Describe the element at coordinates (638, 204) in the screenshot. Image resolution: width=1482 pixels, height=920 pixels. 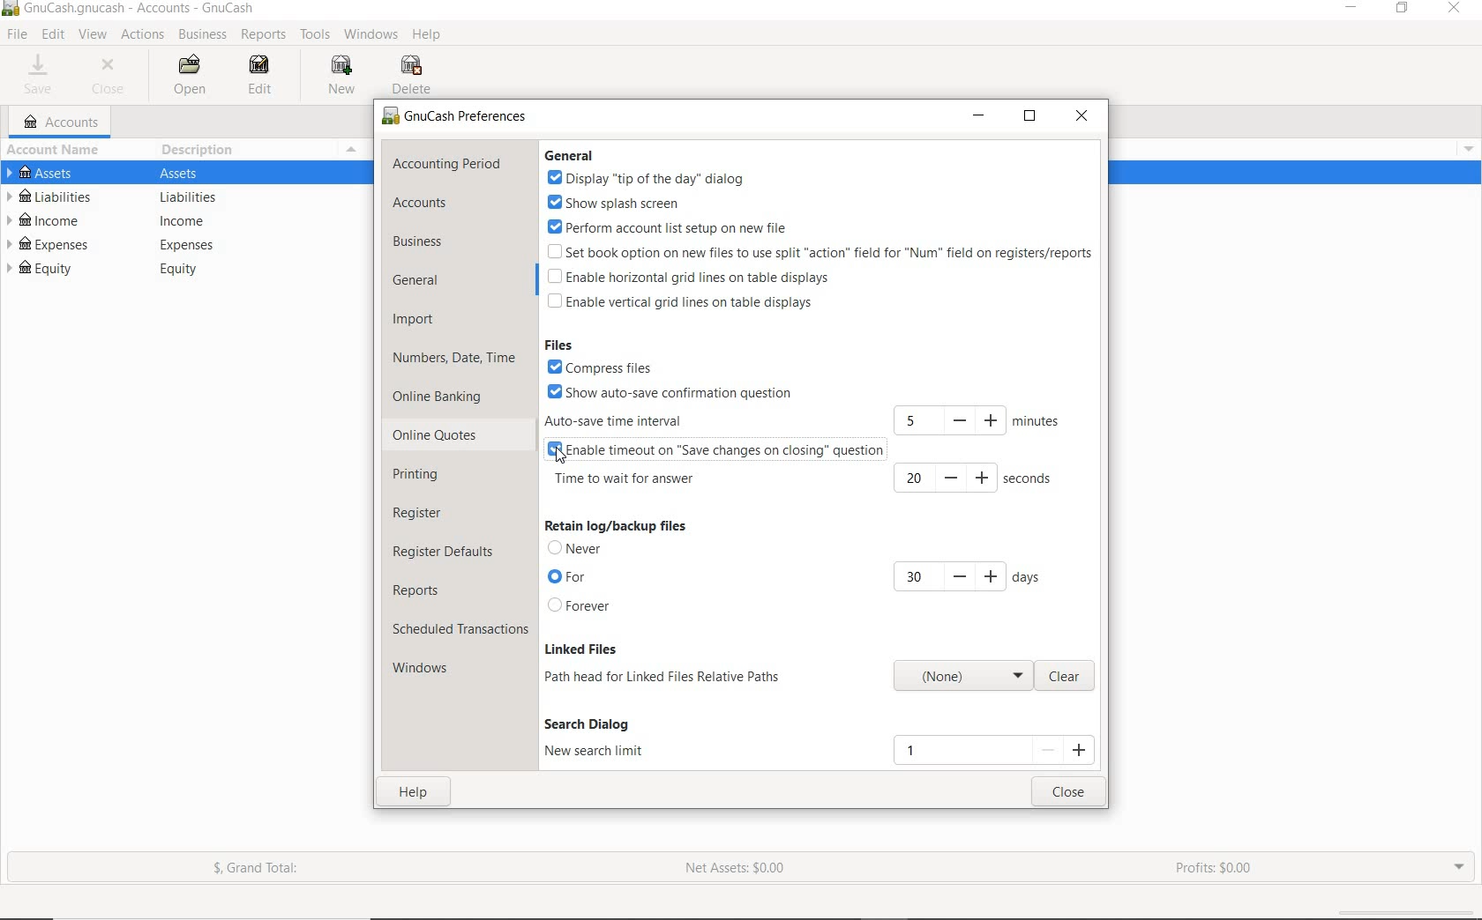
I see `show splash screen` at that location.